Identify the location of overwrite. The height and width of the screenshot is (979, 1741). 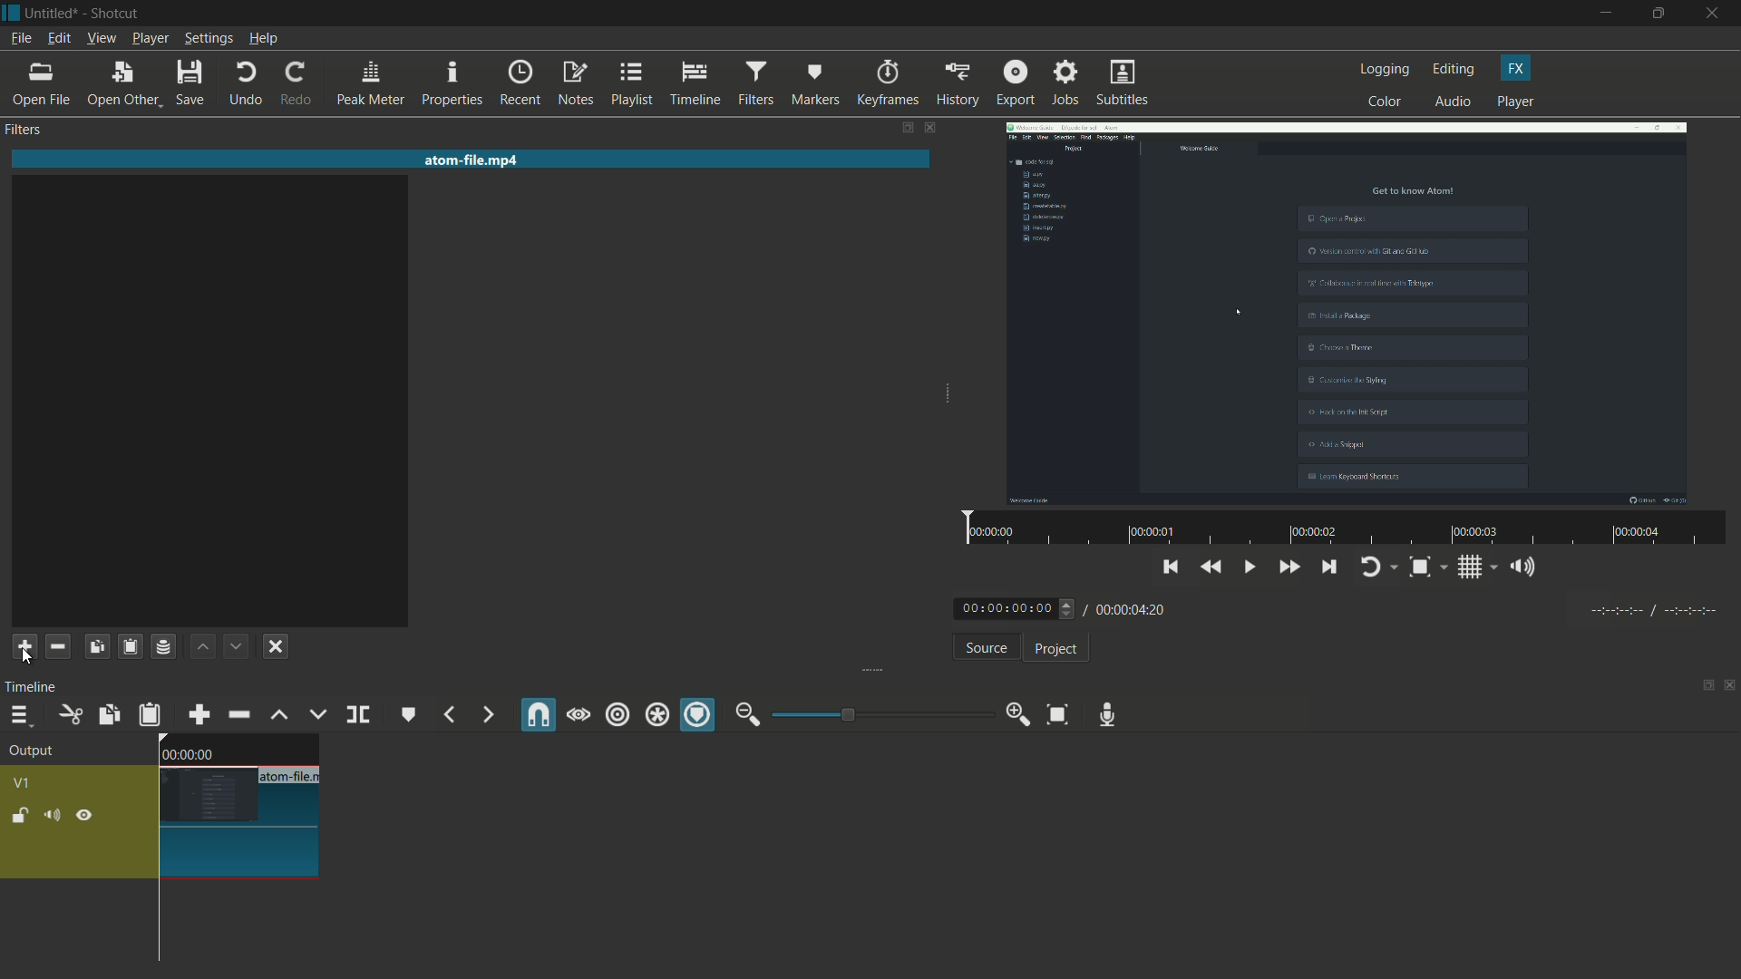
(315, 714).